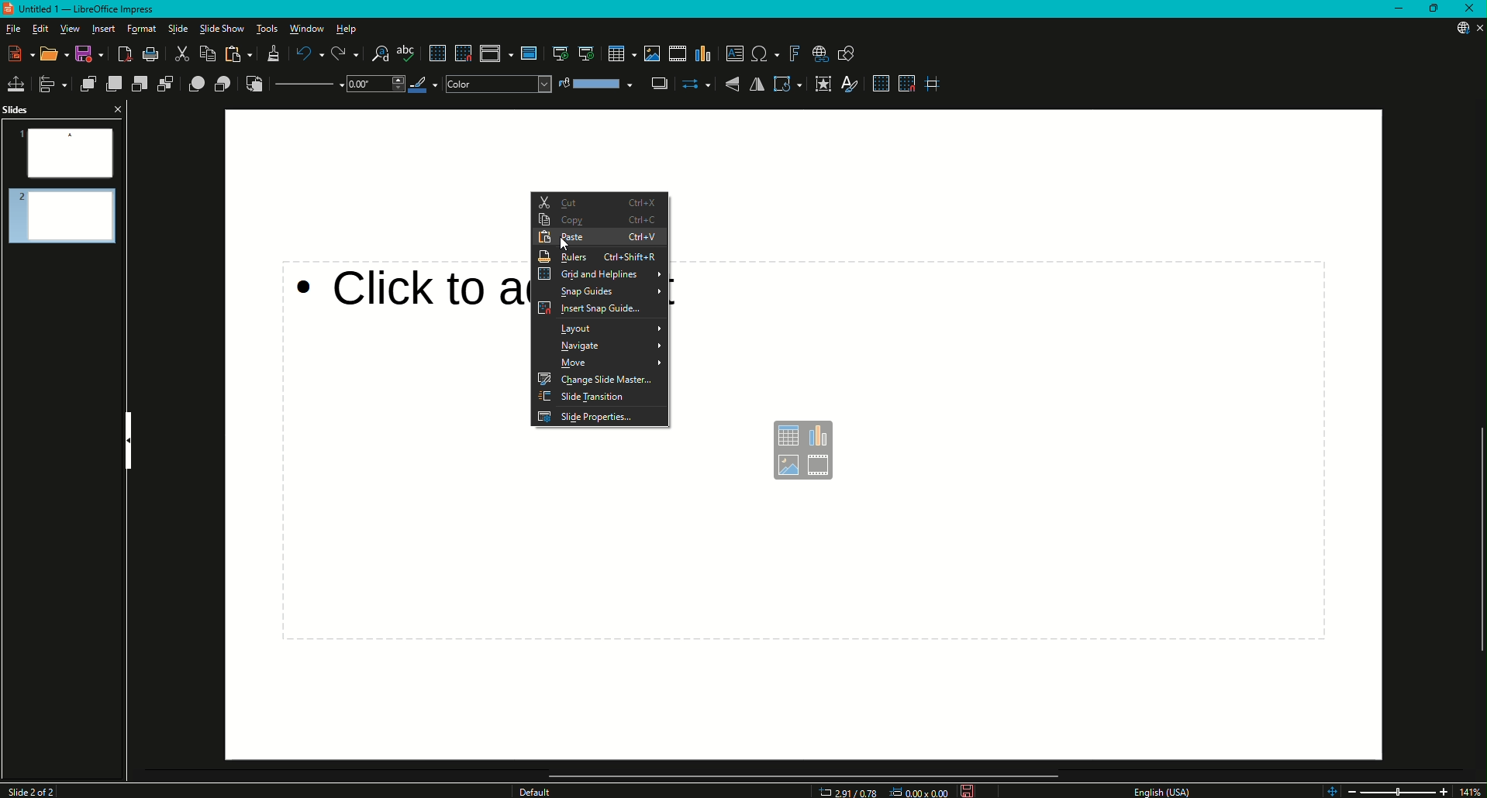 Image resolution: width=1487 pixels, height=798 pixels. I want to click on Table, so click(617, 51).